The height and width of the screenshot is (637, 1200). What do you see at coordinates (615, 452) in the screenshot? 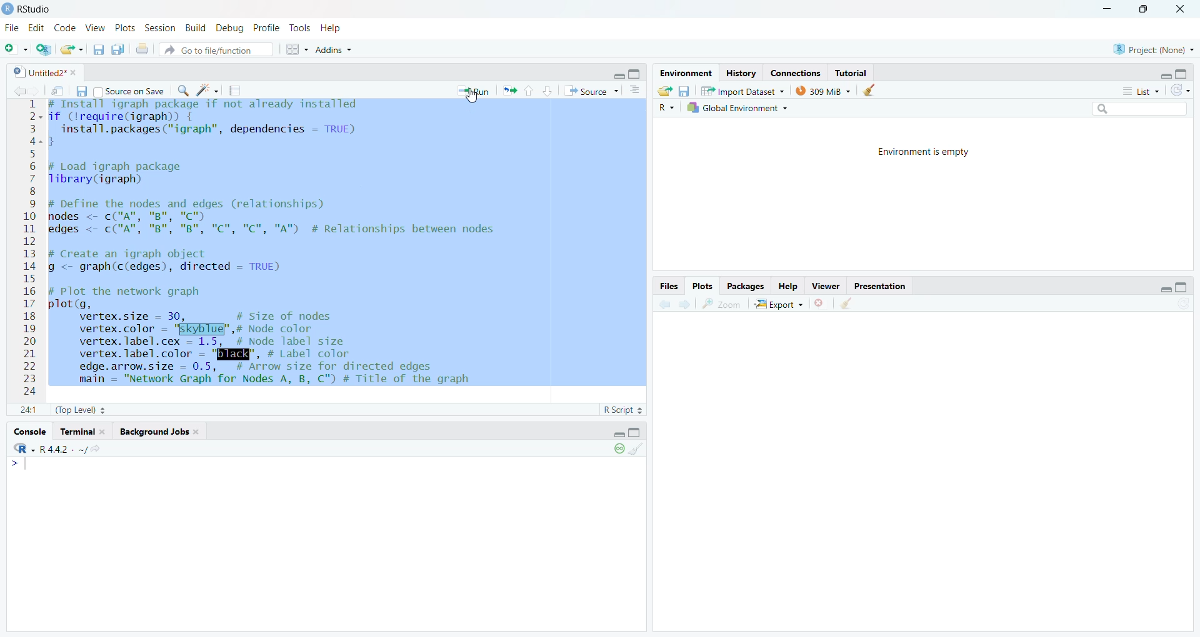
I see `loop` at bounding box center [615, 452].